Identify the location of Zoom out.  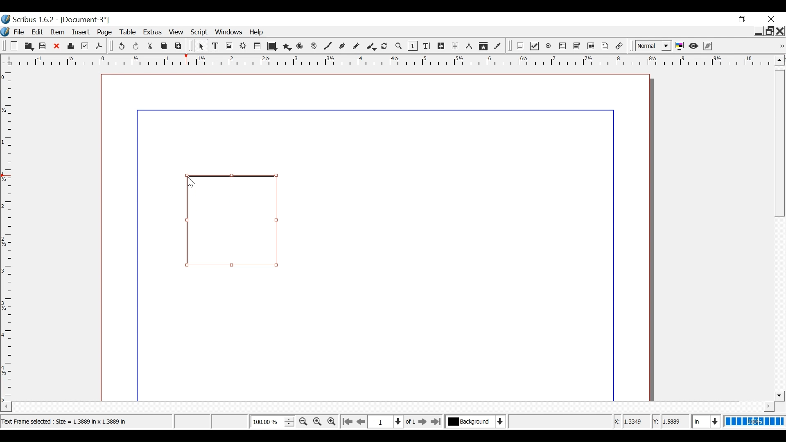
(303, 421).